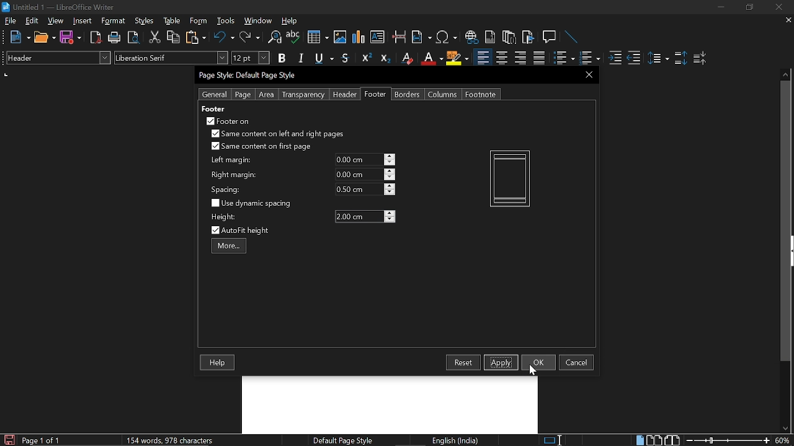 This screenshot has height=446, width=794. Describe the element at coordinates (341, 37) in the screenshot. I see `Insert image` at that location.